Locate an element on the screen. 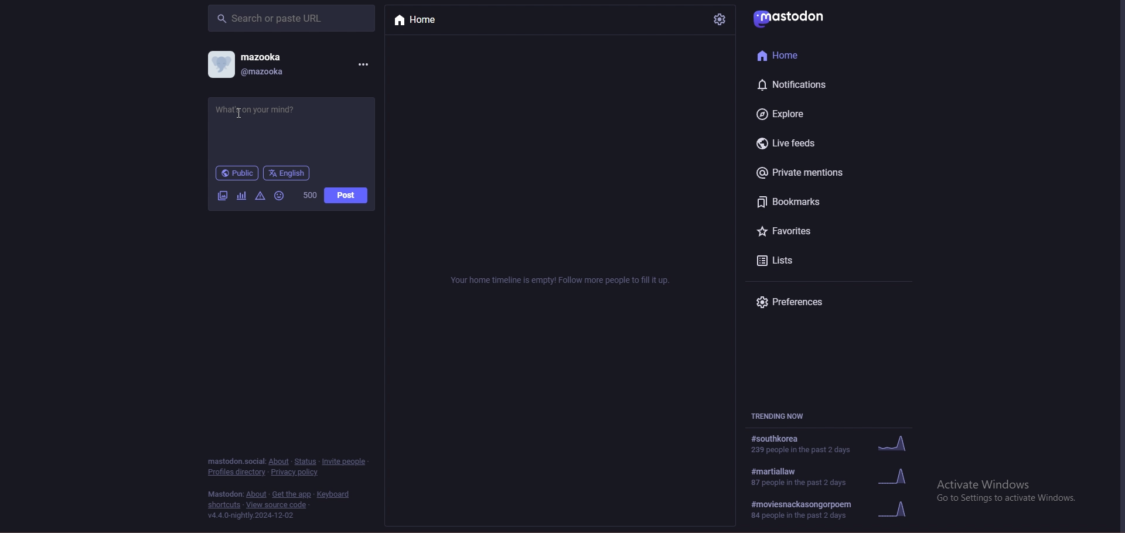 This screenshot has height=533, width=1125. Cursor is located at coordinates (237, 115).